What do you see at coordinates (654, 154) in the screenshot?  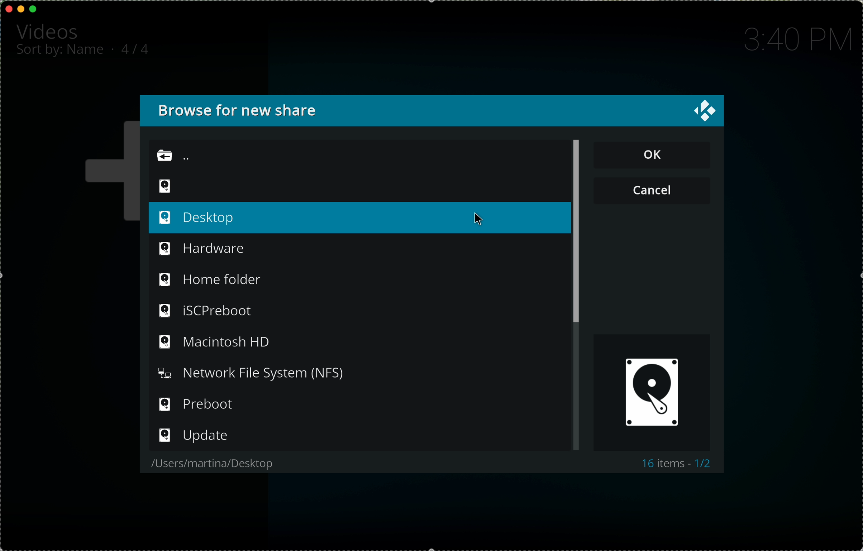 I see `OK` at bounding box center [654, 154].